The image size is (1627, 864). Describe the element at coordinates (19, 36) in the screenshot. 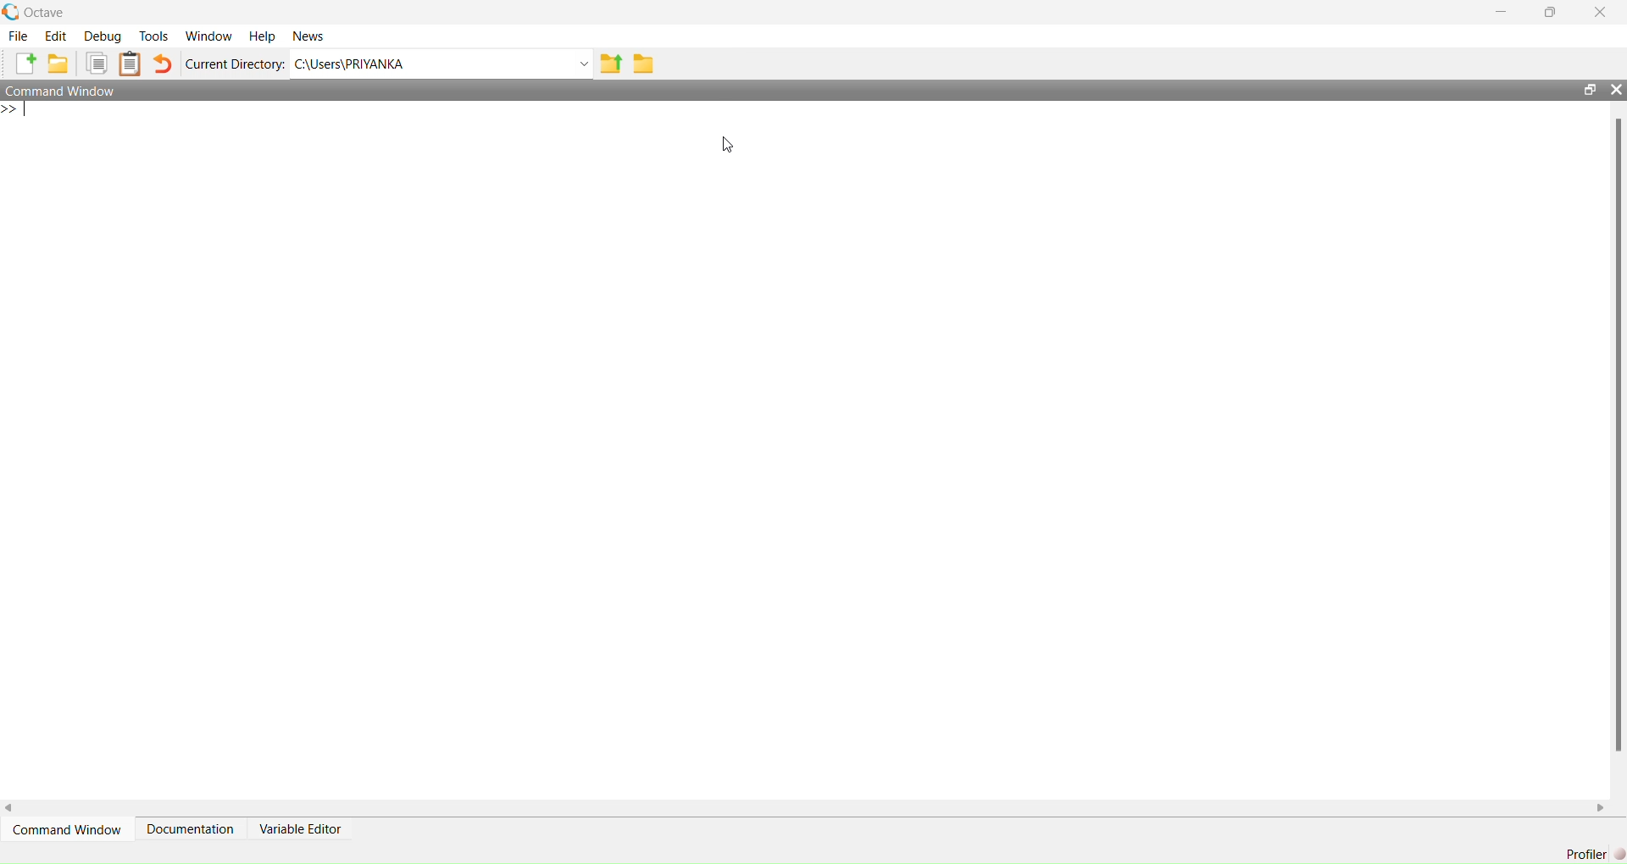

I see `file` at that location.